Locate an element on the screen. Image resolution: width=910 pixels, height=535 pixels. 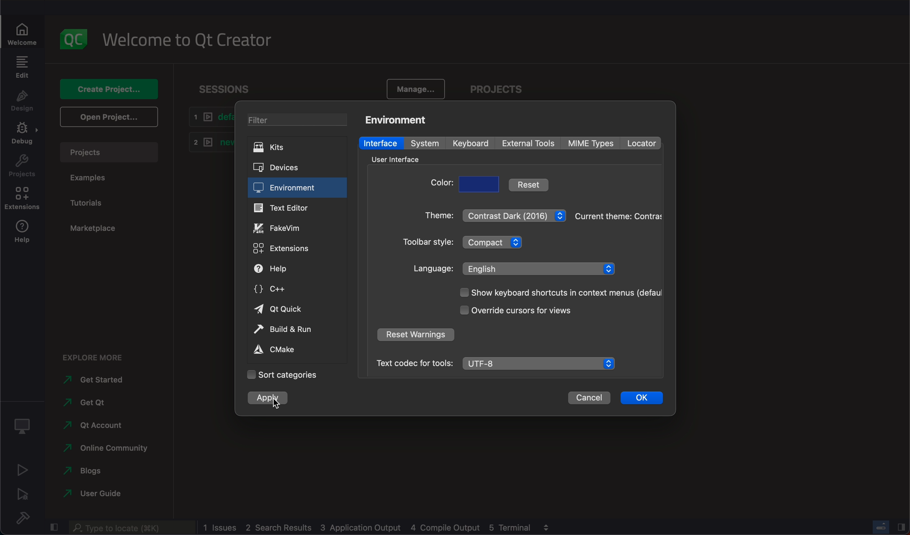
help is located at coordinates (23, 233).